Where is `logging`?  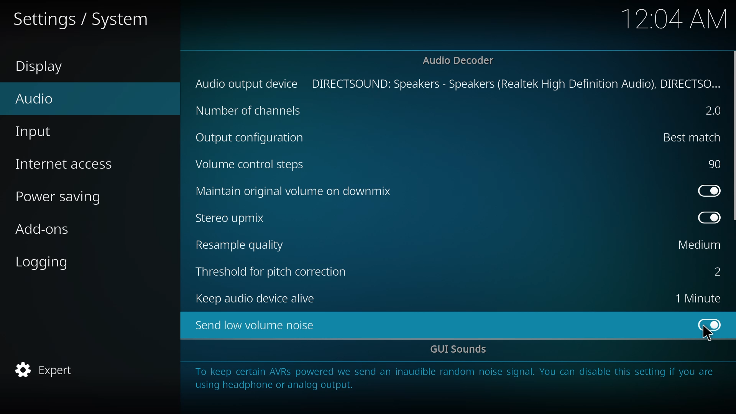
logging is located at coordinates (49, 262).